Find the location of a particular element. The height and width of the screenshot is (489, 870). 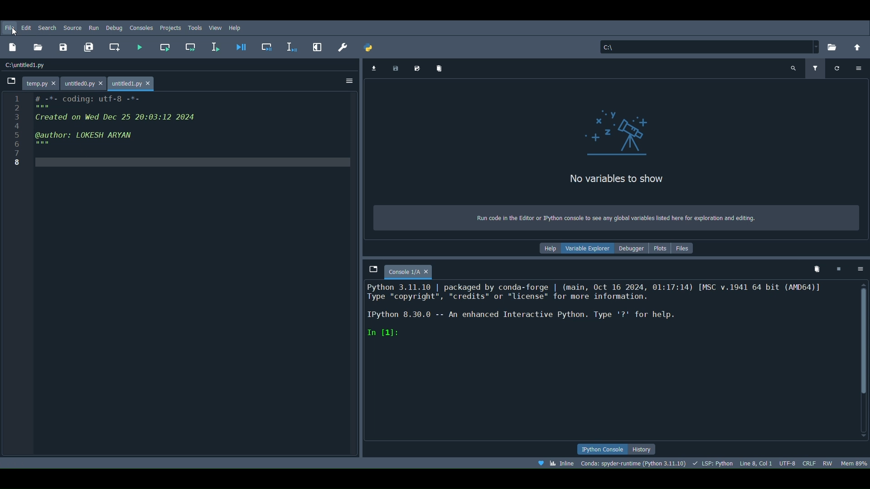

Search is located at coordinates (46, 28).